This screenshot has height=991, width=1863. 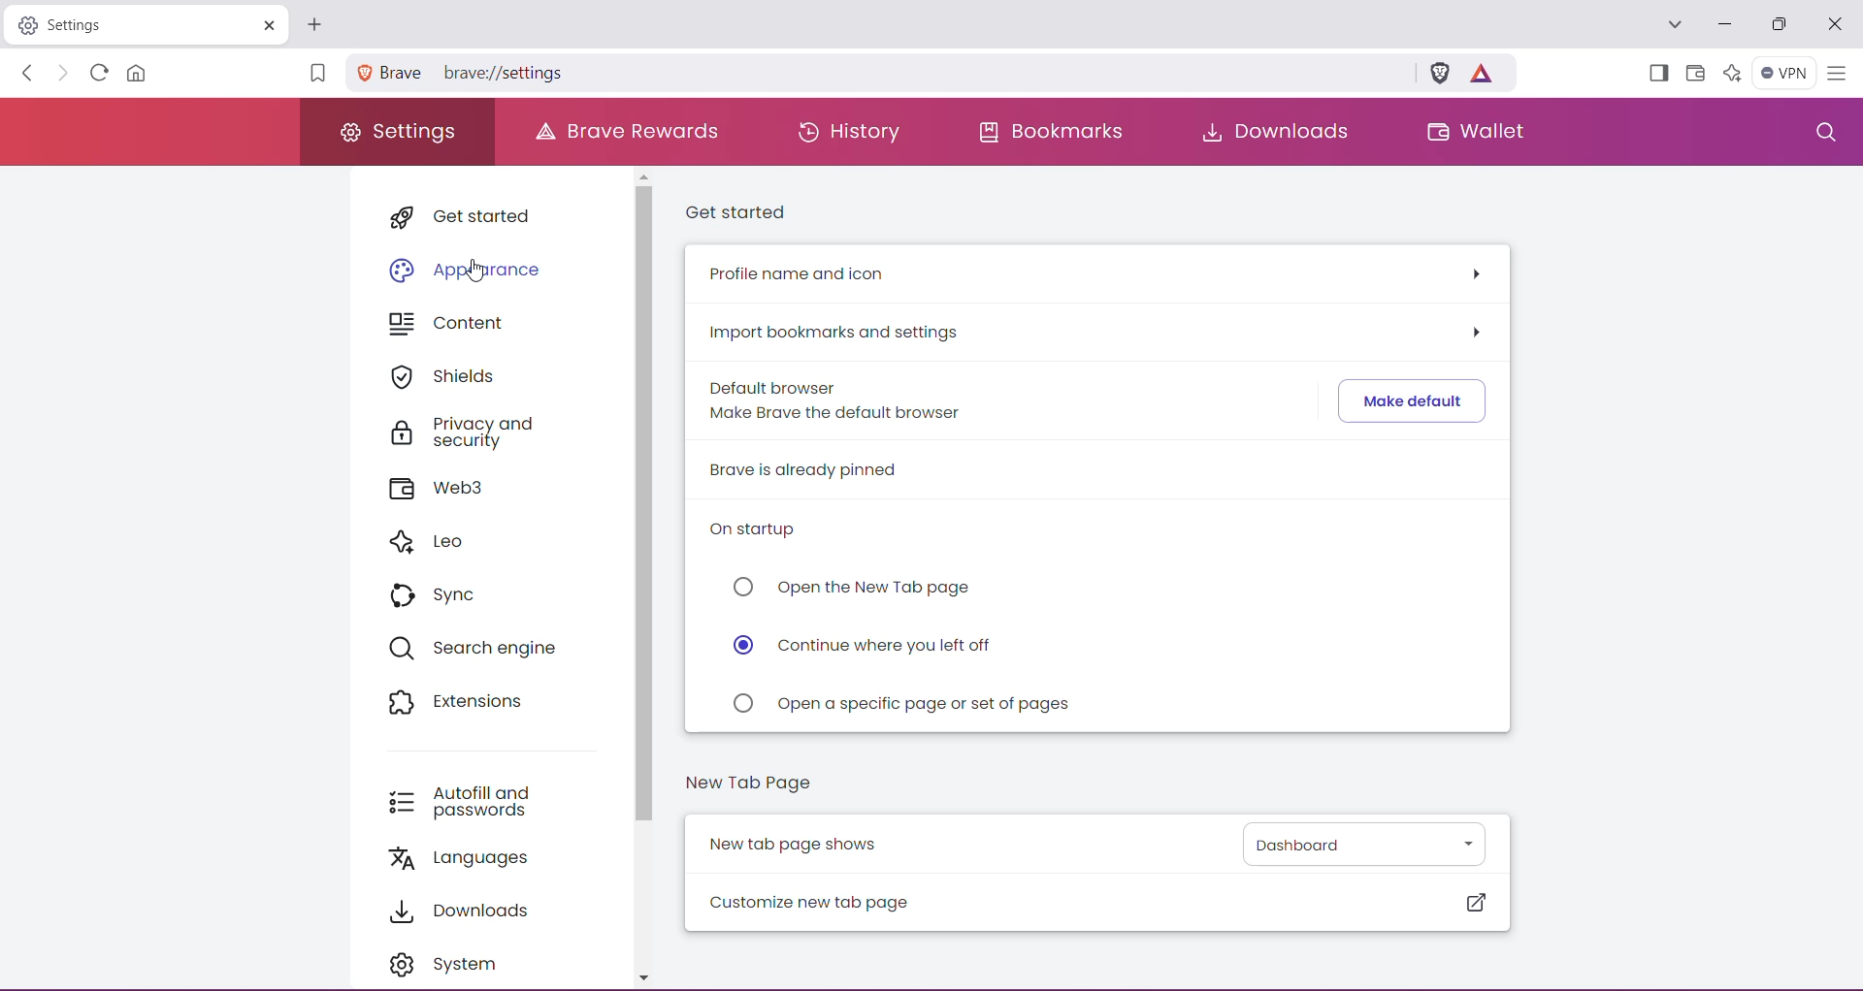 I want to click on Customize new tab page, so click(x=817, y=902).